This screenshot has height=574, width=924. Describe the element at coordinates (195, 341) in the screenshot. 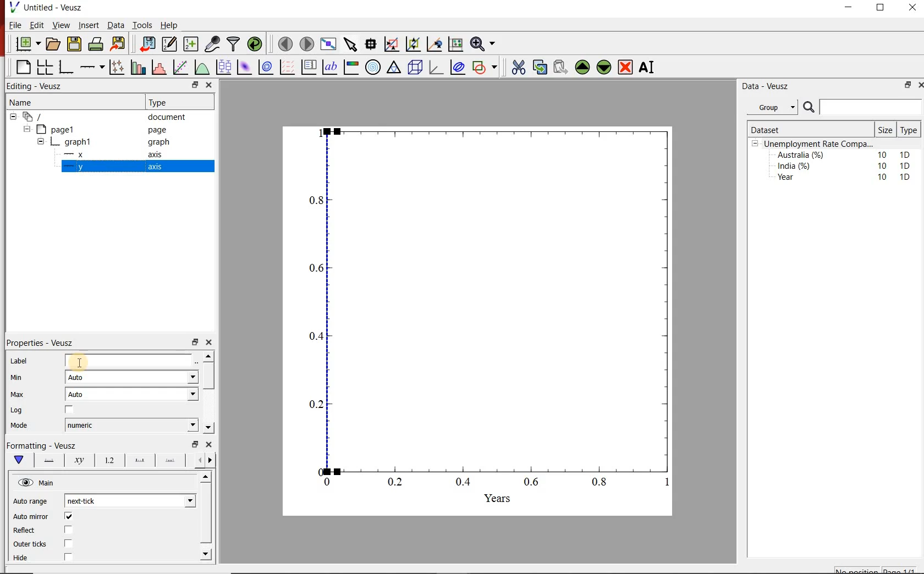

I see `minimise` at that location.